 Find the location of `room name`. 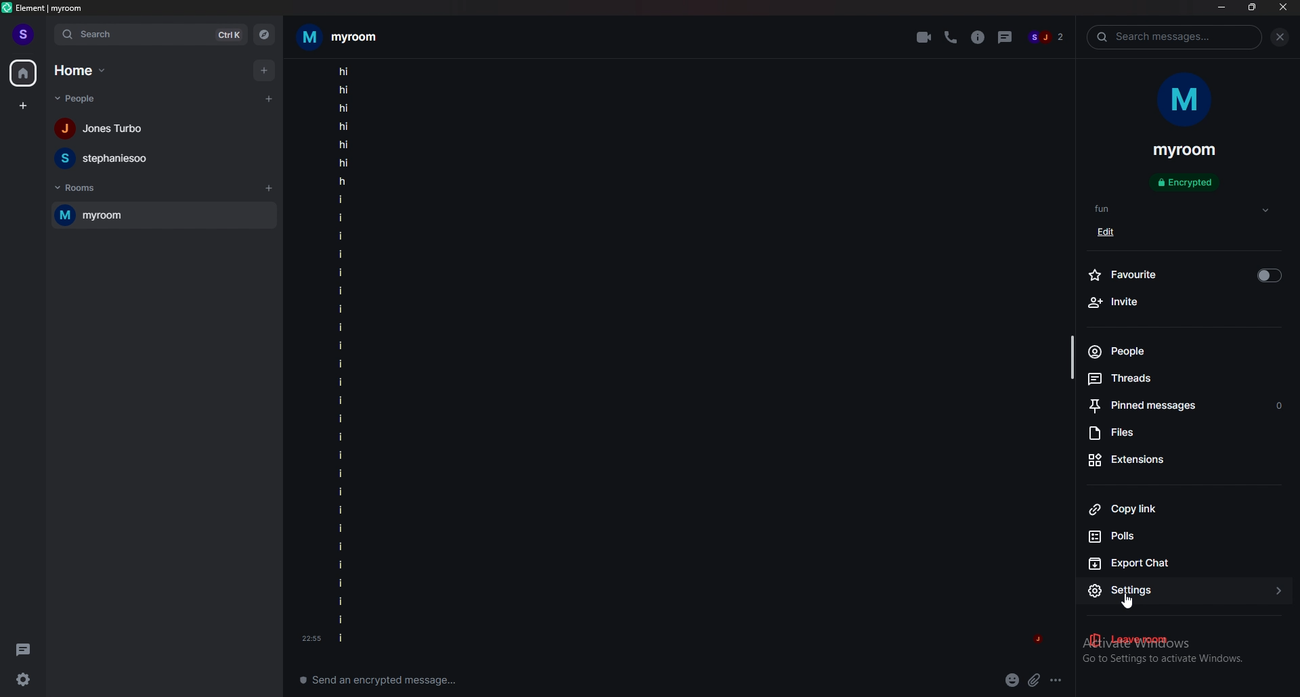

room name is located at coordinates (339, 37).